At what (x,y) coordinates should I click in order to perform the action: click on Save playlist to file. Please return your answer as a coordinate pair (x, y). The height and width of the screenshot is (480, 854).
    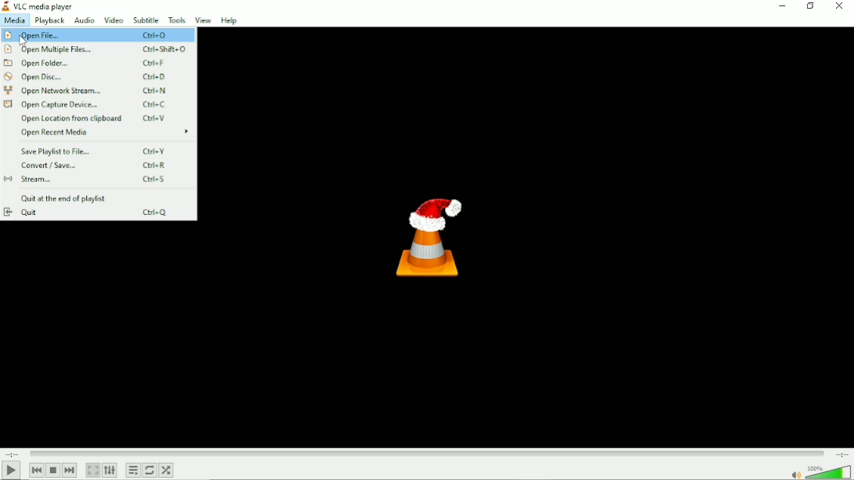
    Looking at the image, I should click on (95, 151).